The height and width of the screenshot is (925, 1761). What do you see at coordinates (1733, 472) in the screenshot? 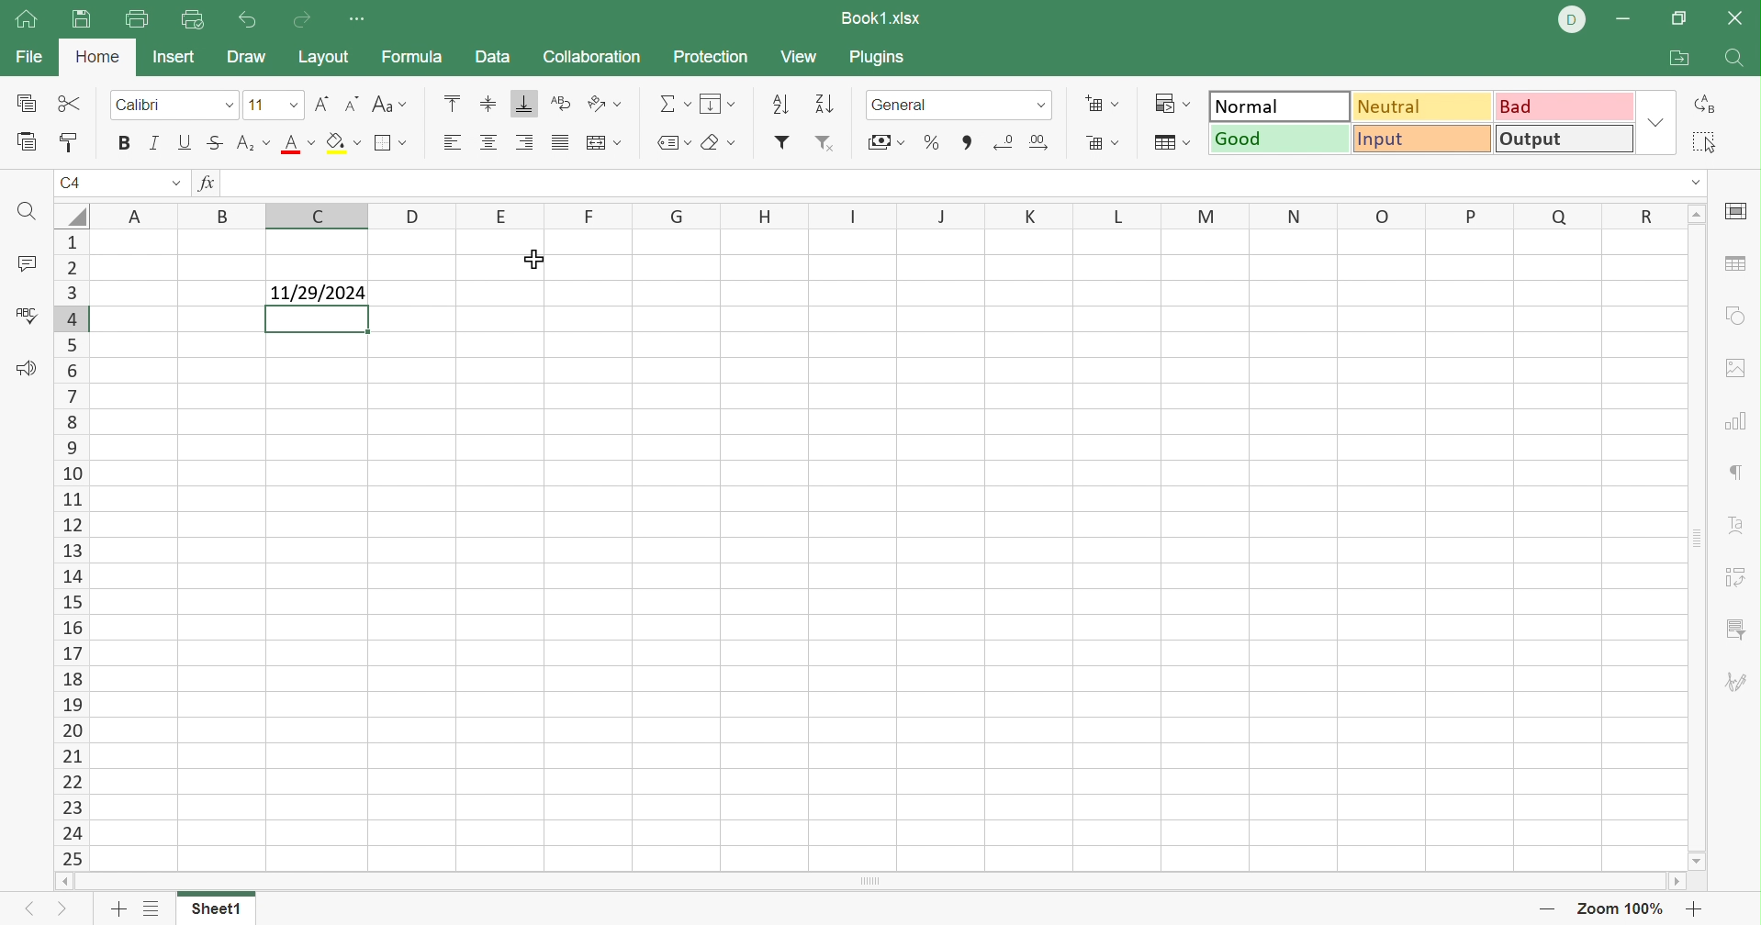
I see `Paragraph settings` at bounding box center [1733, 472].